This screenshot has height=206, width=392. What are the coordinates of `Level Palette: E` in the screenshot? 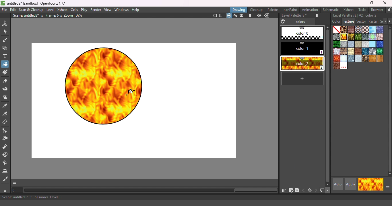 It's located at (293, 16).